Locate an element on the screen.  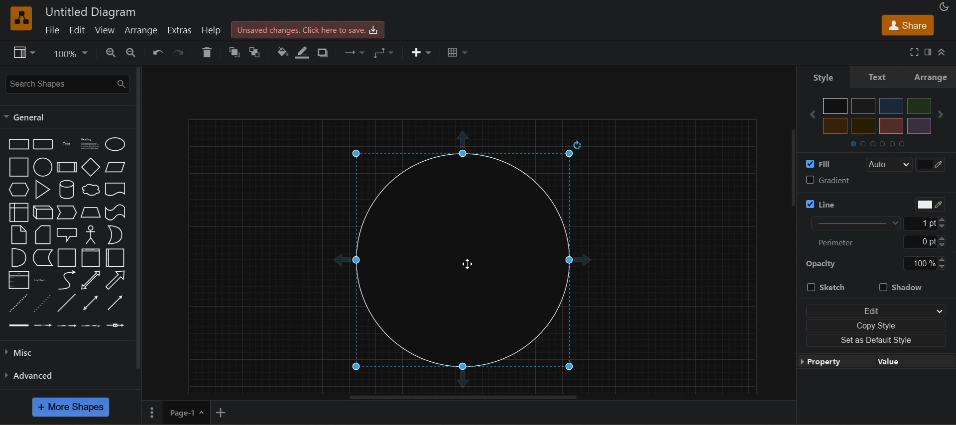
and is located at coordinates (18, 257).